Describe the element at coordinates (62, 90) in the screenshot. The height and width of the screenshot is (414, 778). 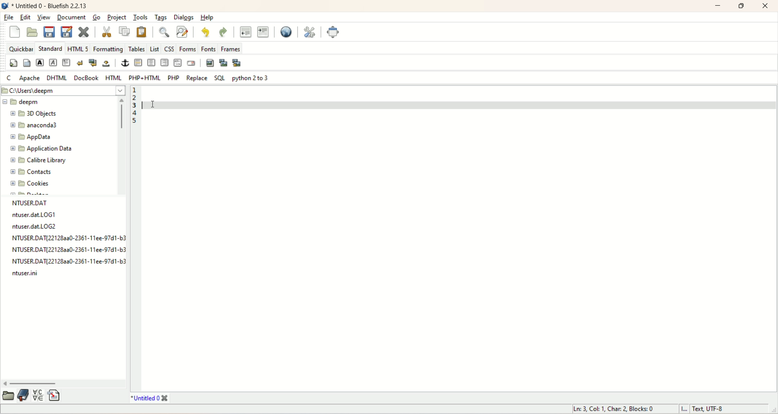
I see `location` at that location.